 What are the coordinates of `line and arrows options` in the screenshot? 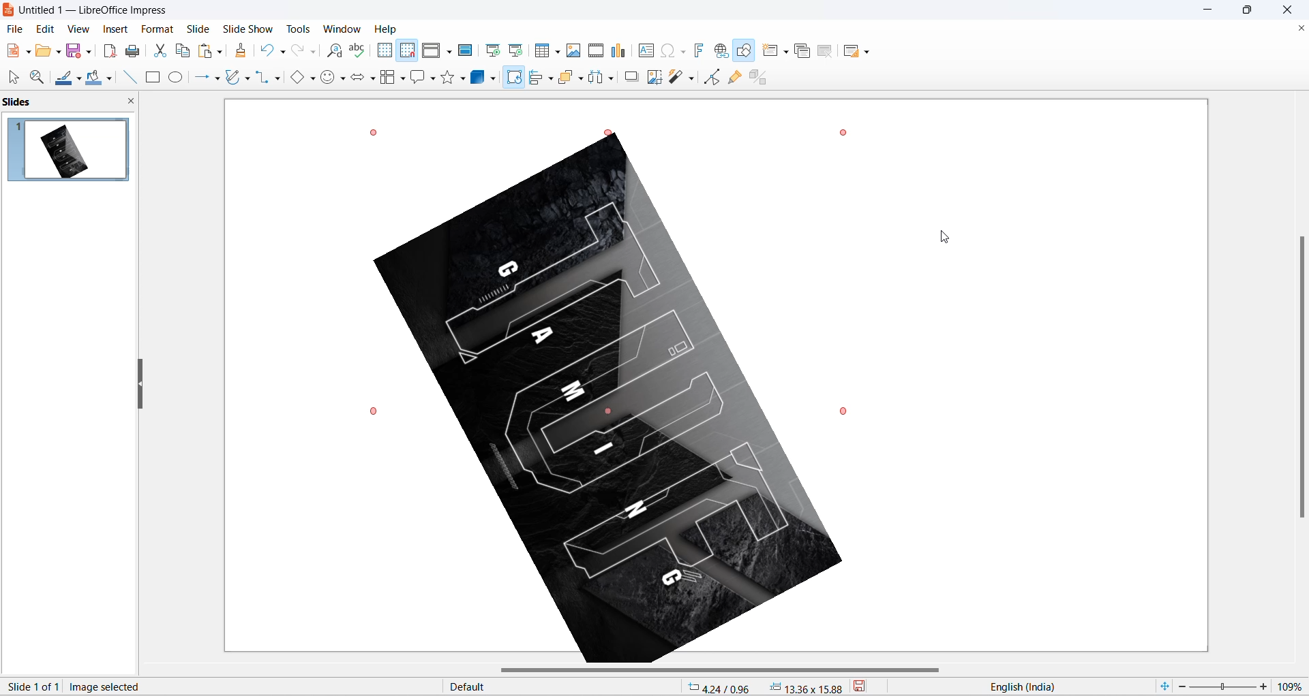 It's located at (216, 79).